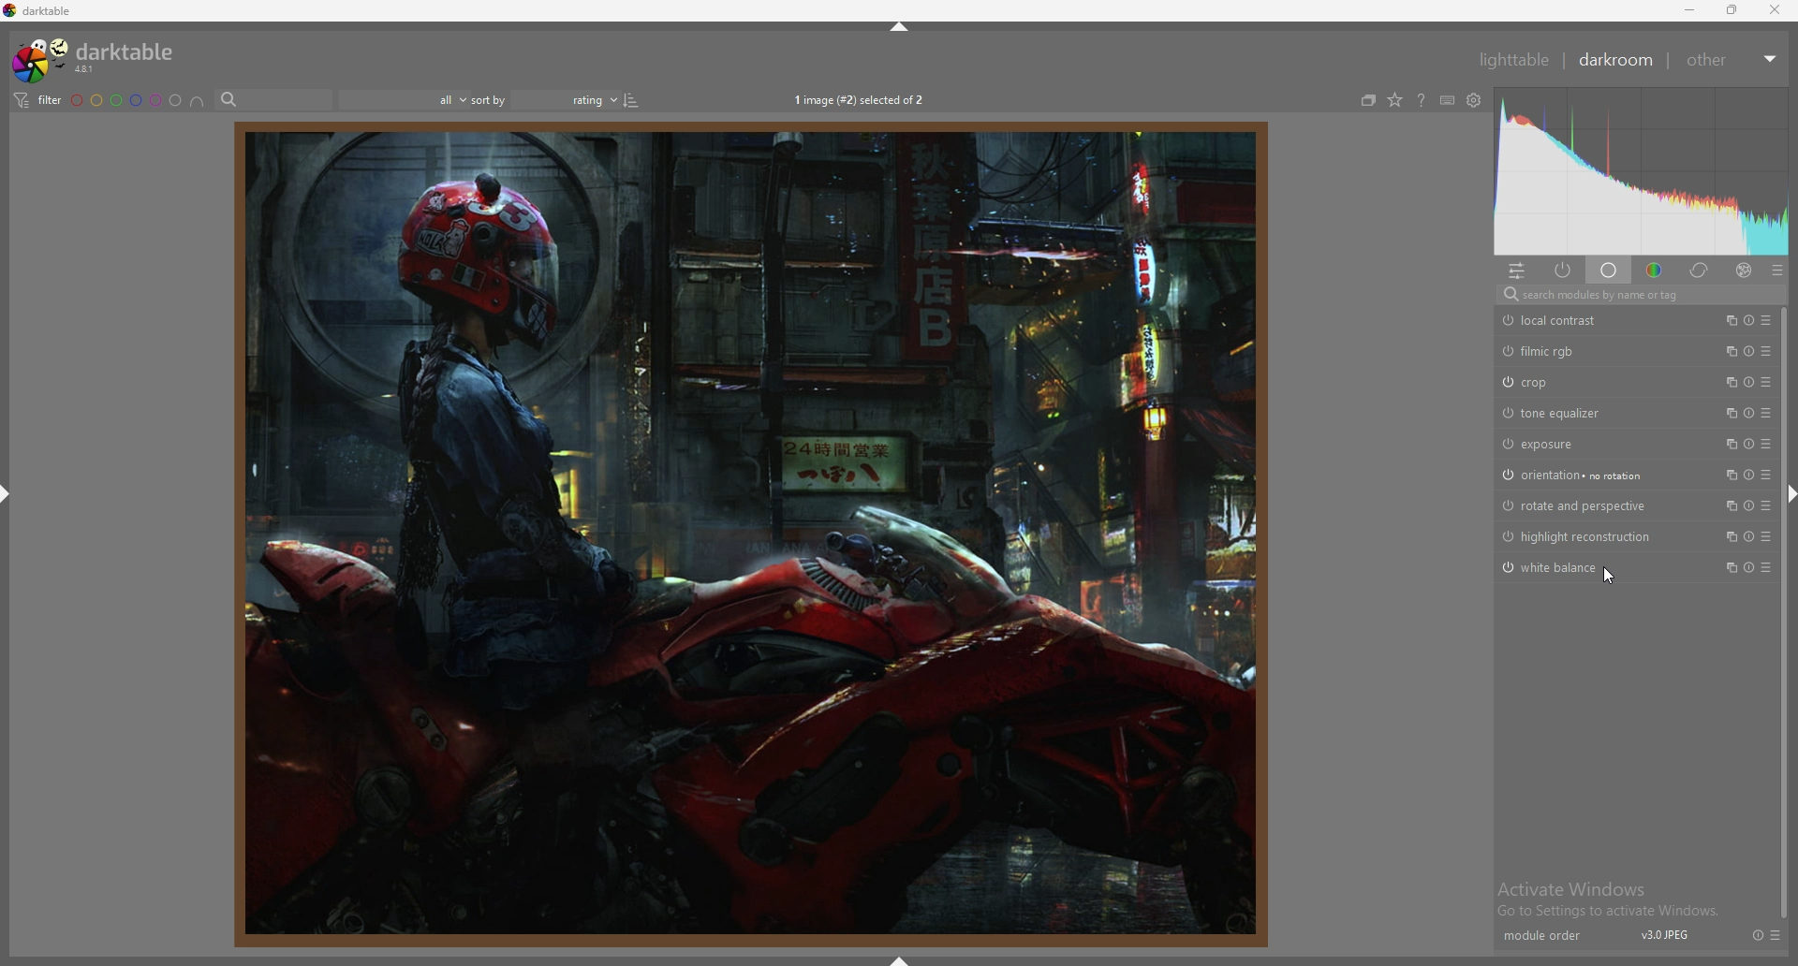 The image size is (1798, 966). Describe the element at coordinates (1726, 445) in the screenshot. I see `multiple instances action` at that location.